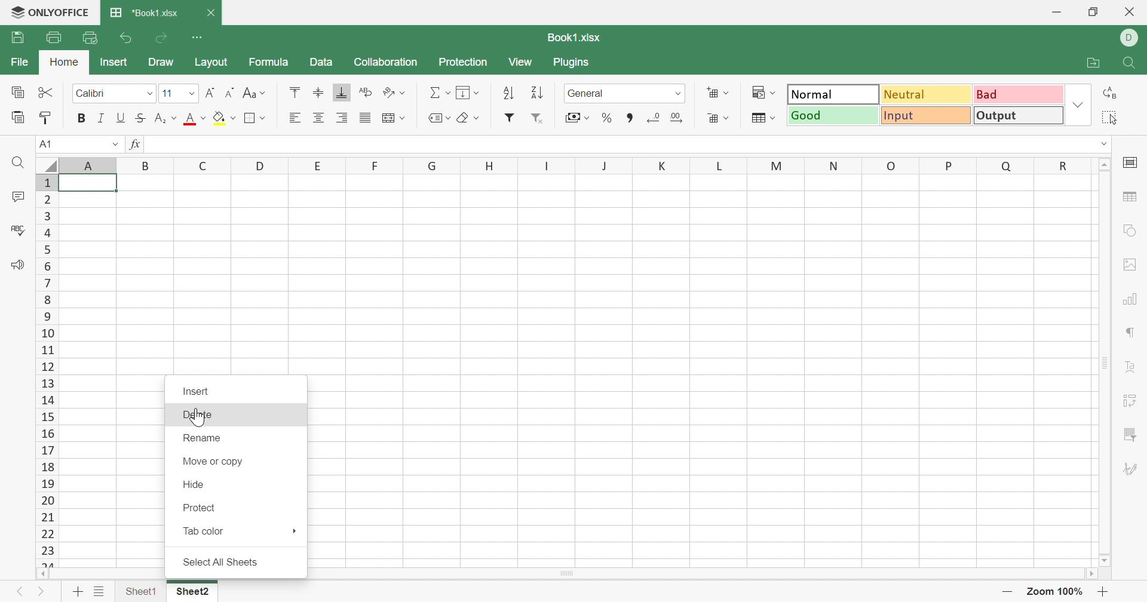 The width and height of the screenshot is (1147, 602). What do you see at coordinates (295, 118) in the screenshot?
I see `Align Left` at bounding box center [295, 118].